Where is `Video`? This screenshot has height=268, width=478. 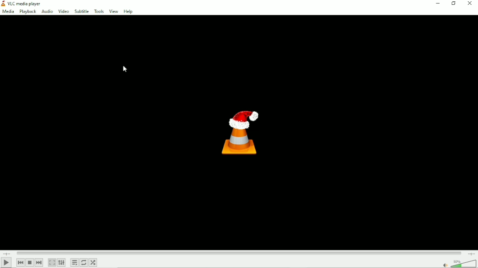 Video is located at coordinates (63, 11).